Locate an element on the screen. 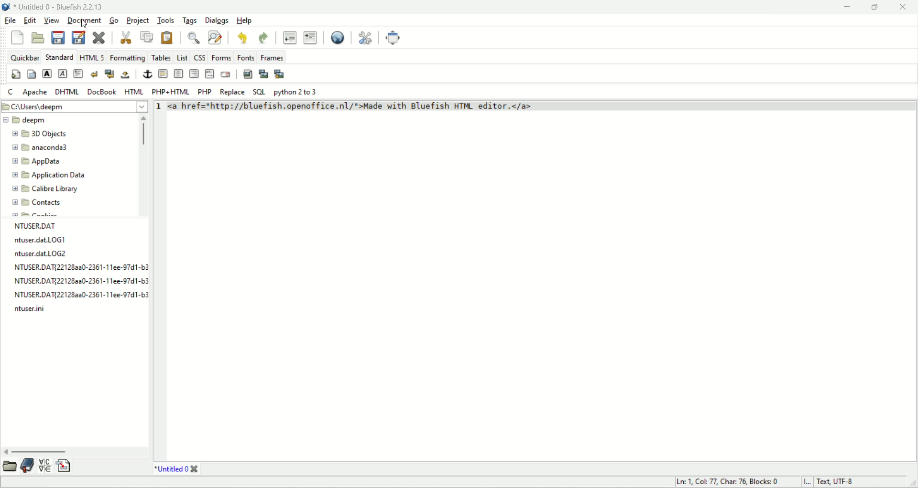  break is located at coordinates (94, 73).